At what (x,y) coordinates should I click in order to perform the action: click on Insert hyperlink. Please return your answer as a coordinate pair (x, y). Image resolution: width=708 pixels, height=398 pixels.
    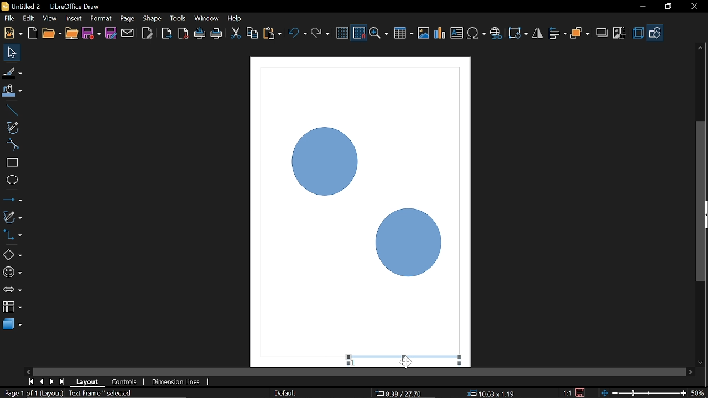
    Looking at the image, I should click on (496, 33).